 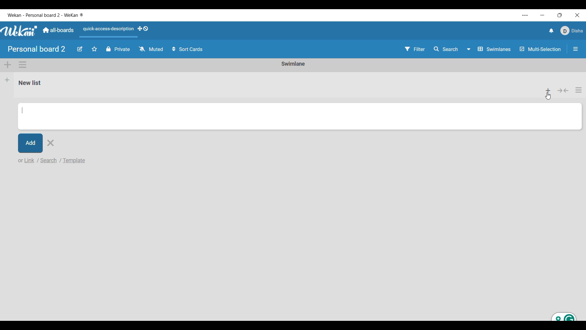 I want to click on Software and board name, so click(x=45, y=15).